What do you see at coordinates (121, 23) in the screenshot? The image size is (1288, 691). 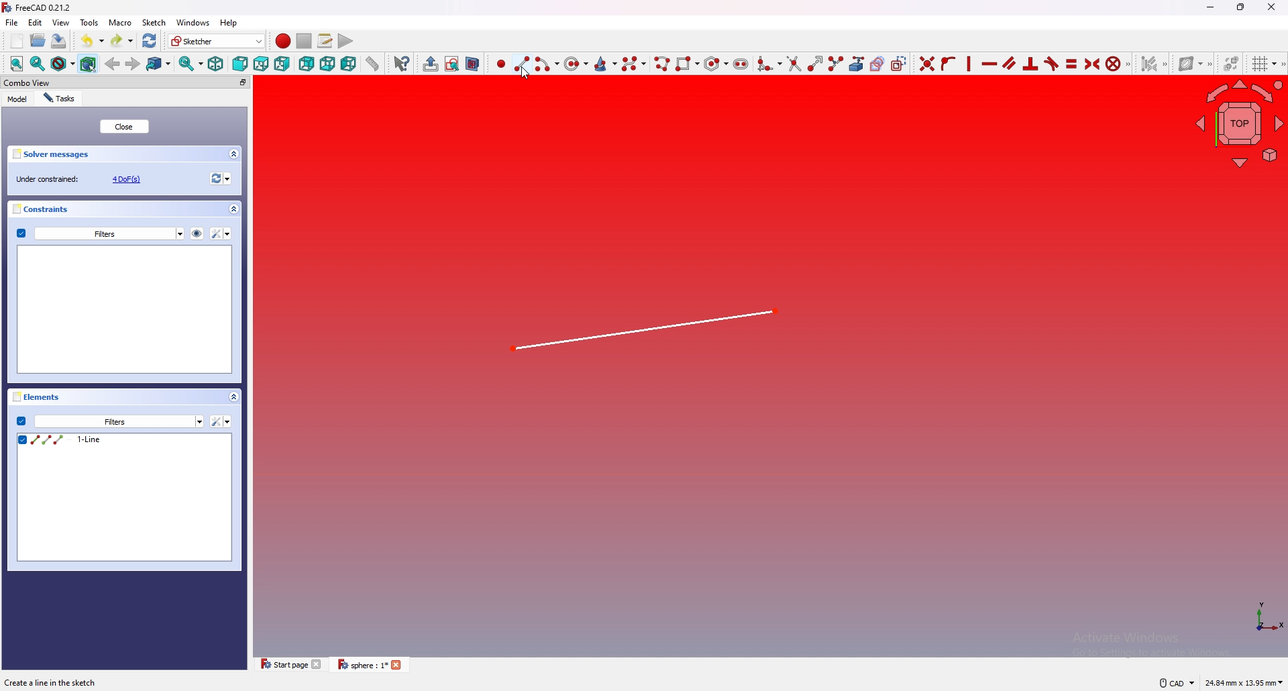 I see `Marco` at bounding box center [121, 23].